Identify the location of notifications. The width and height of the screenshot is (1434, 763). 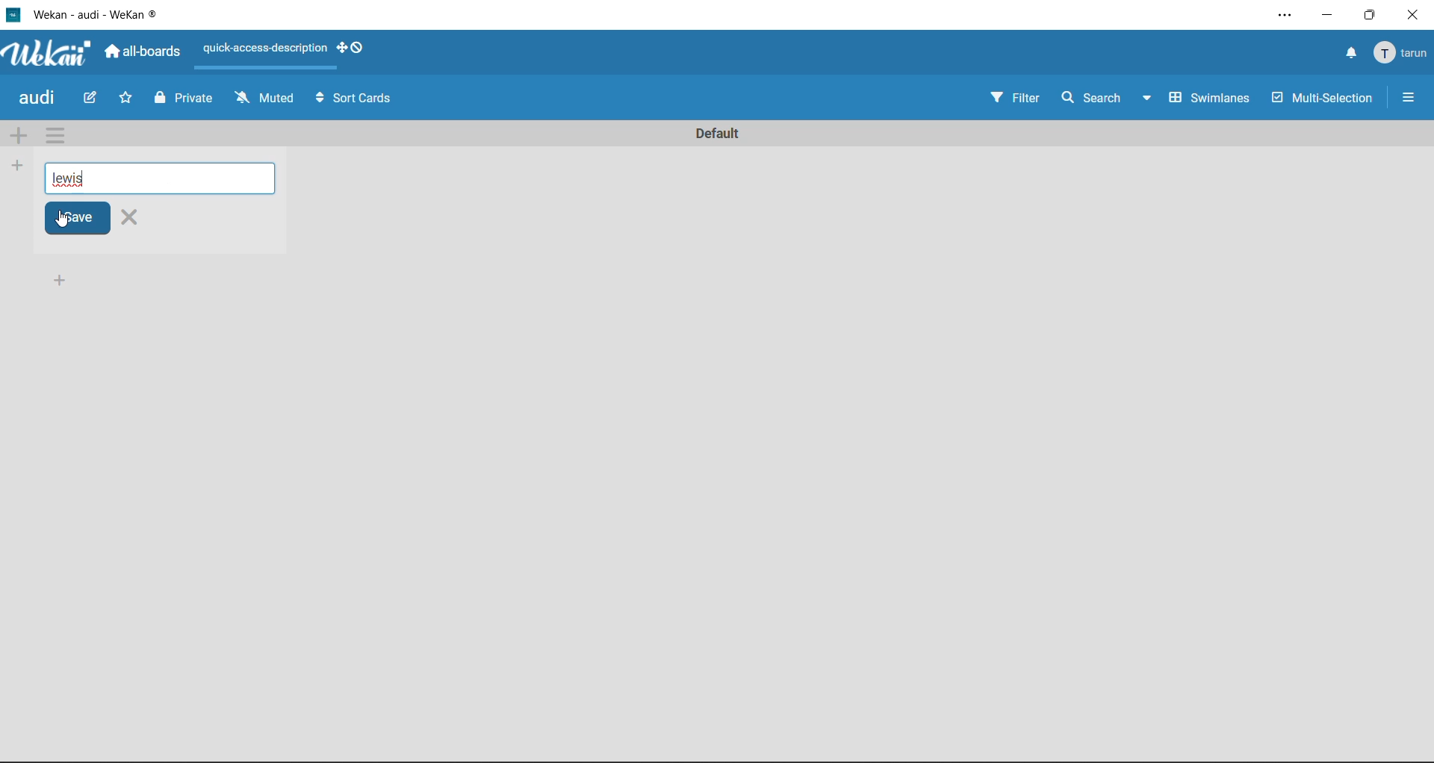
(1350, 54).